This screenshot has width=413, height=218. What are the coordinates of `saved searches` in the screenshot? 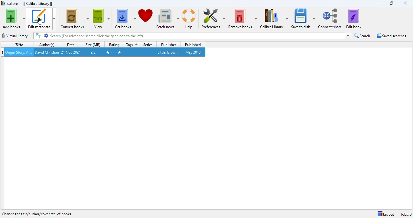 It's located at (392, 35).